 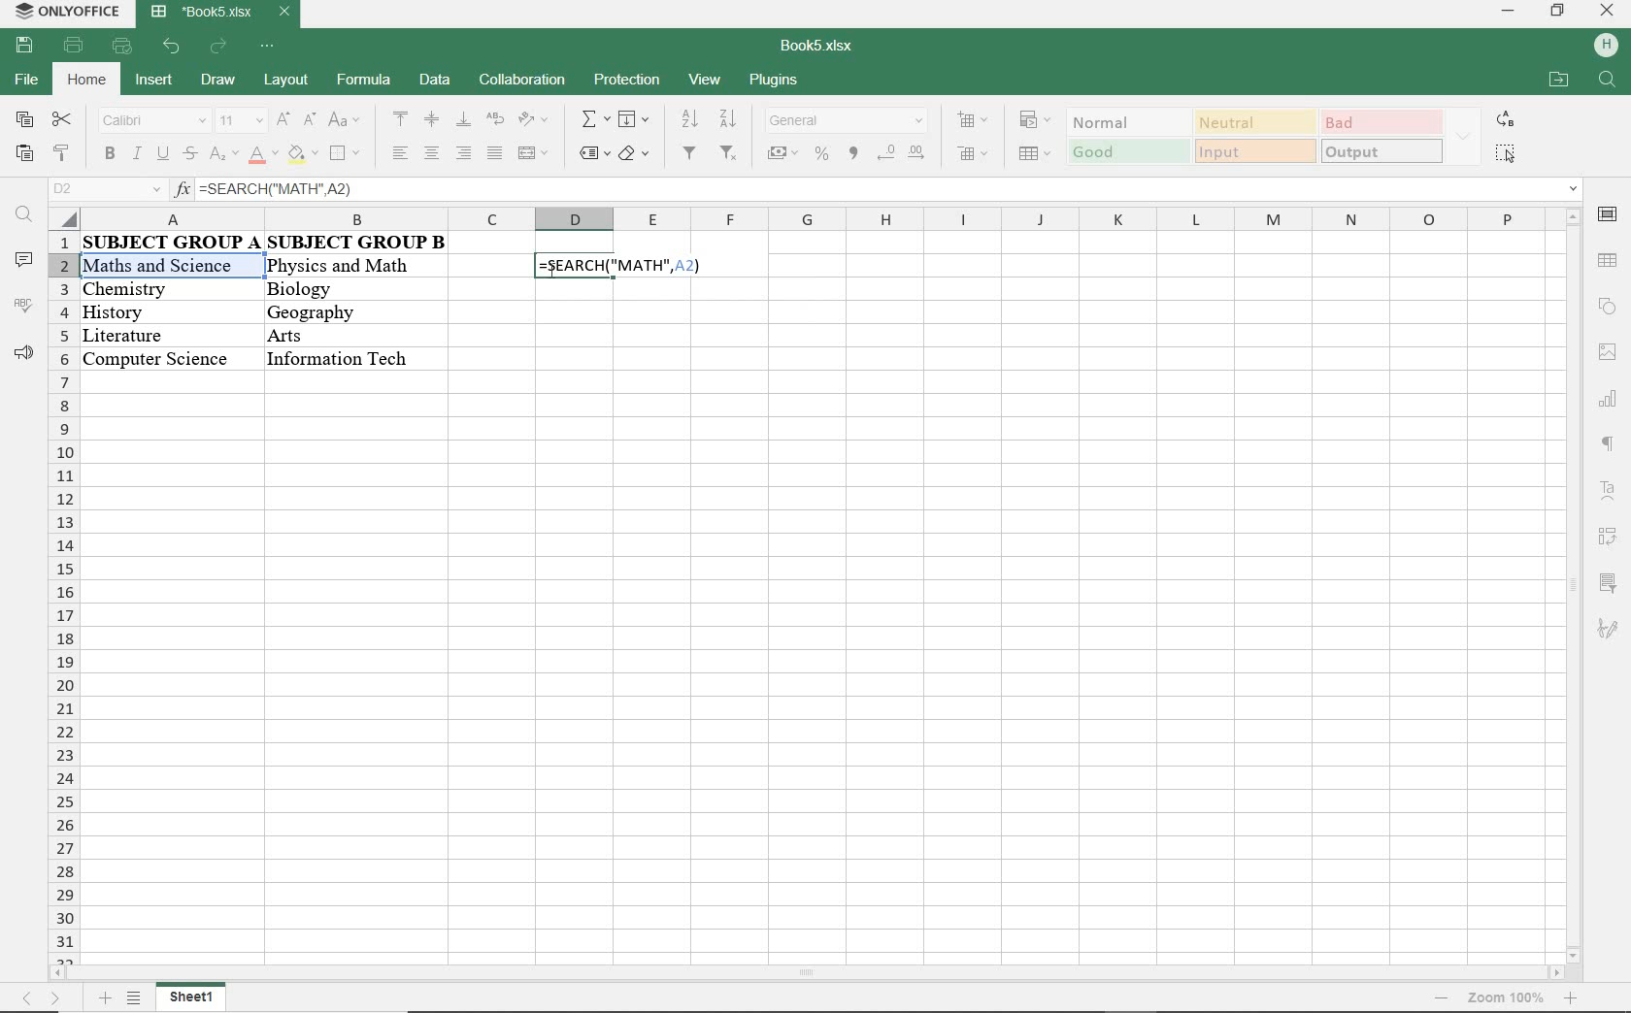 What do you see at coordinates (1253, 122) in the screenshot?
I see `neutral` at bounding box center [1253, 122].